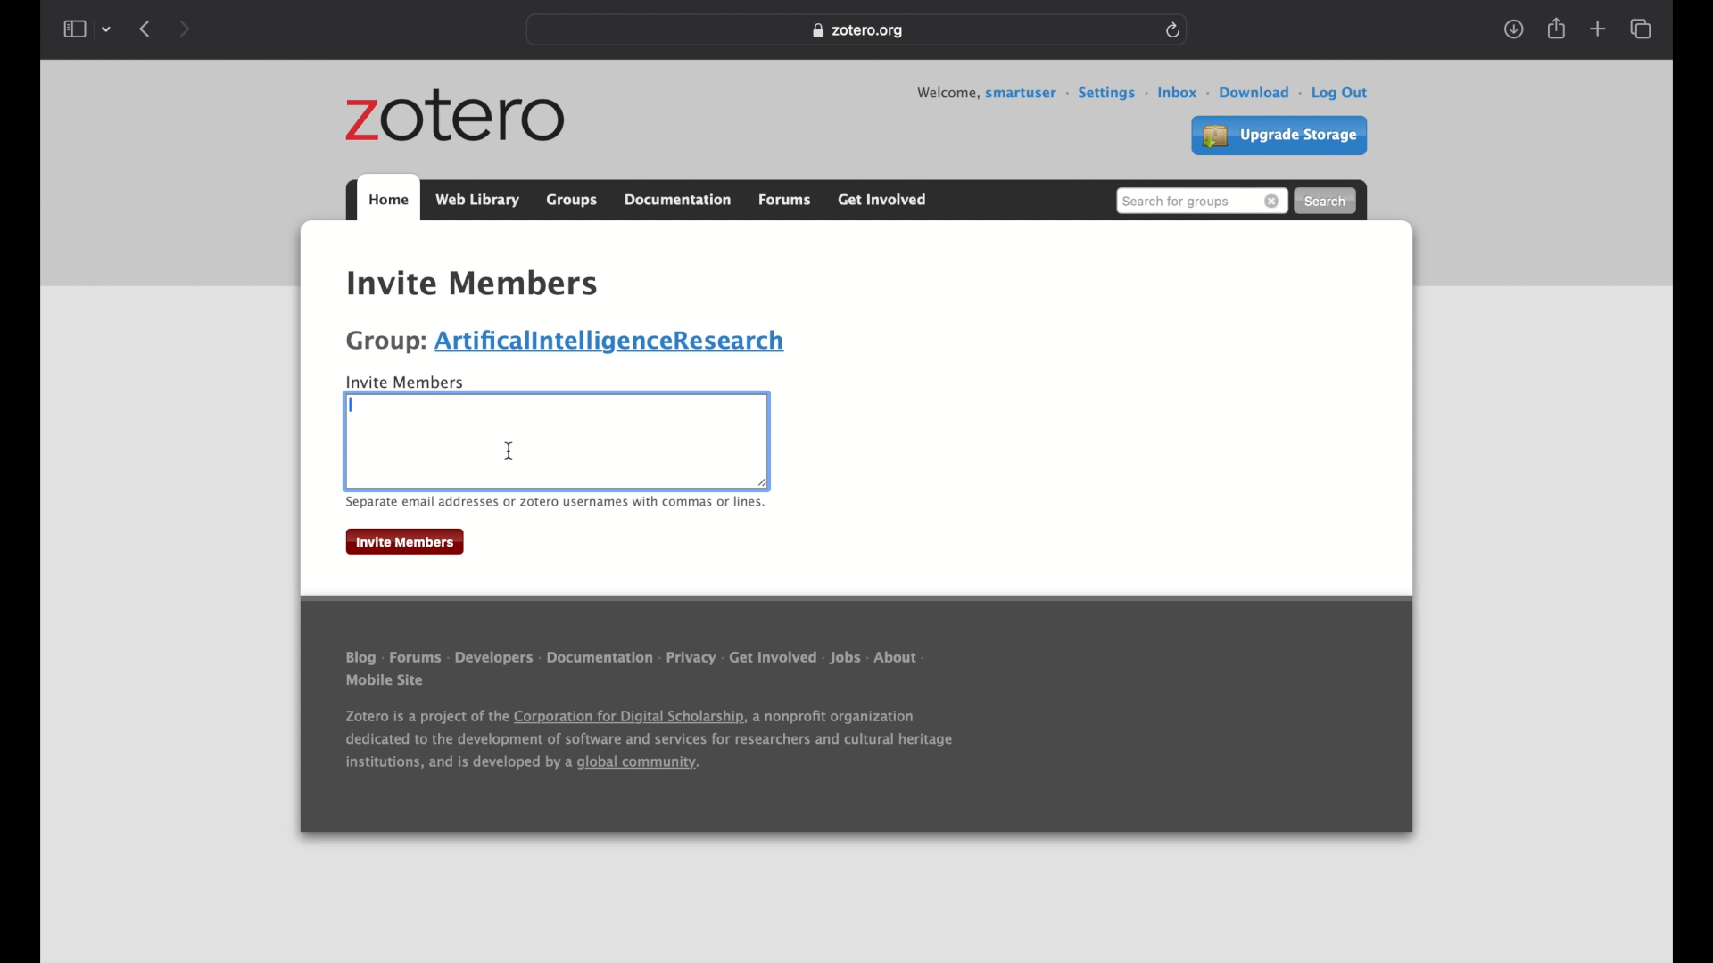 The width and height of the screenshot is (1713, 963). What do you see at coordinates (706, 251) in the screenshot?
I see `settings` at bounding box center [706, 251].